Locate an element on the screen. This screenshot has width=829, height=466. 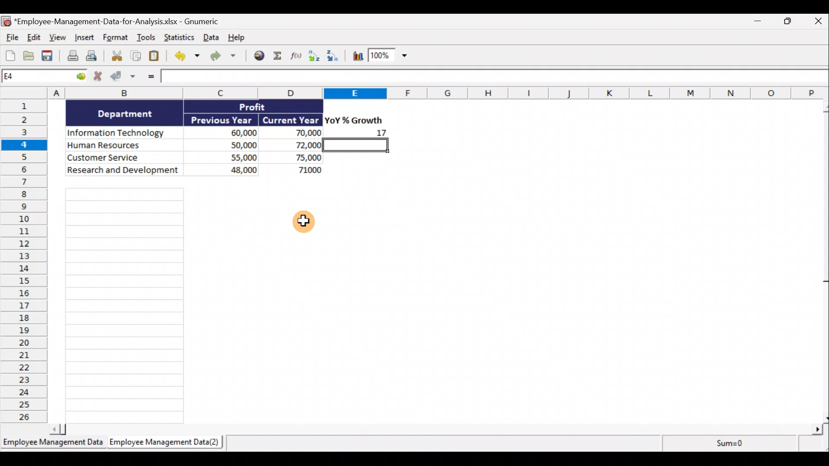
Open a file is located at coordinates (29, 56).